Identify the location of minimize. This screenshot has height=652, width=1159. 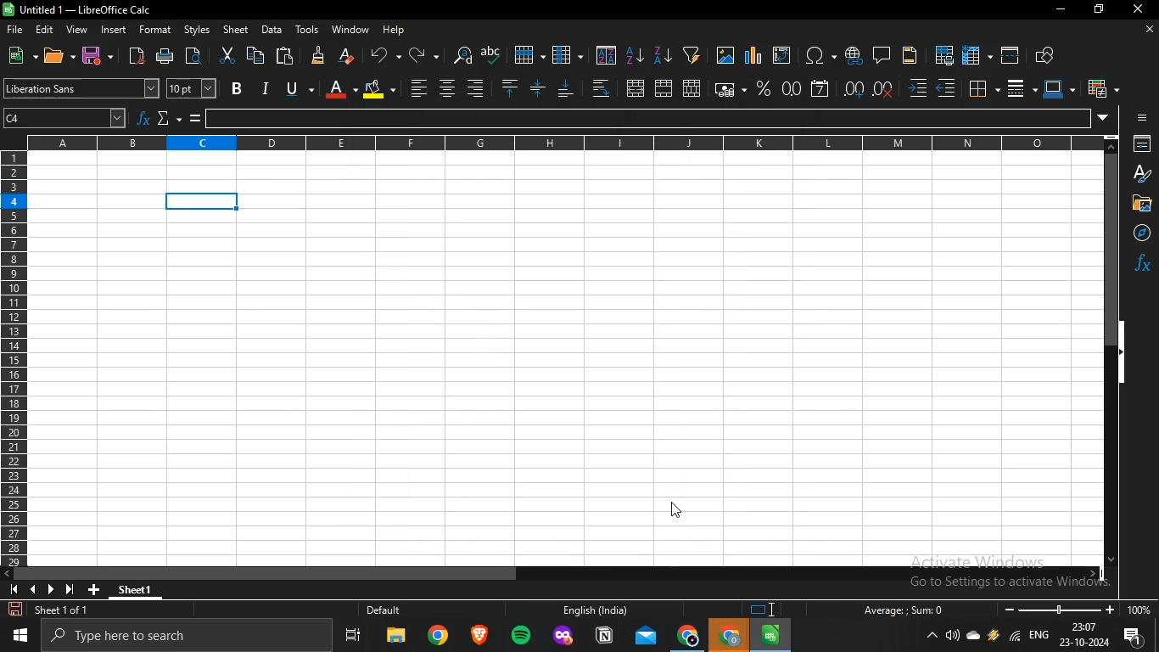
(1058, 9).